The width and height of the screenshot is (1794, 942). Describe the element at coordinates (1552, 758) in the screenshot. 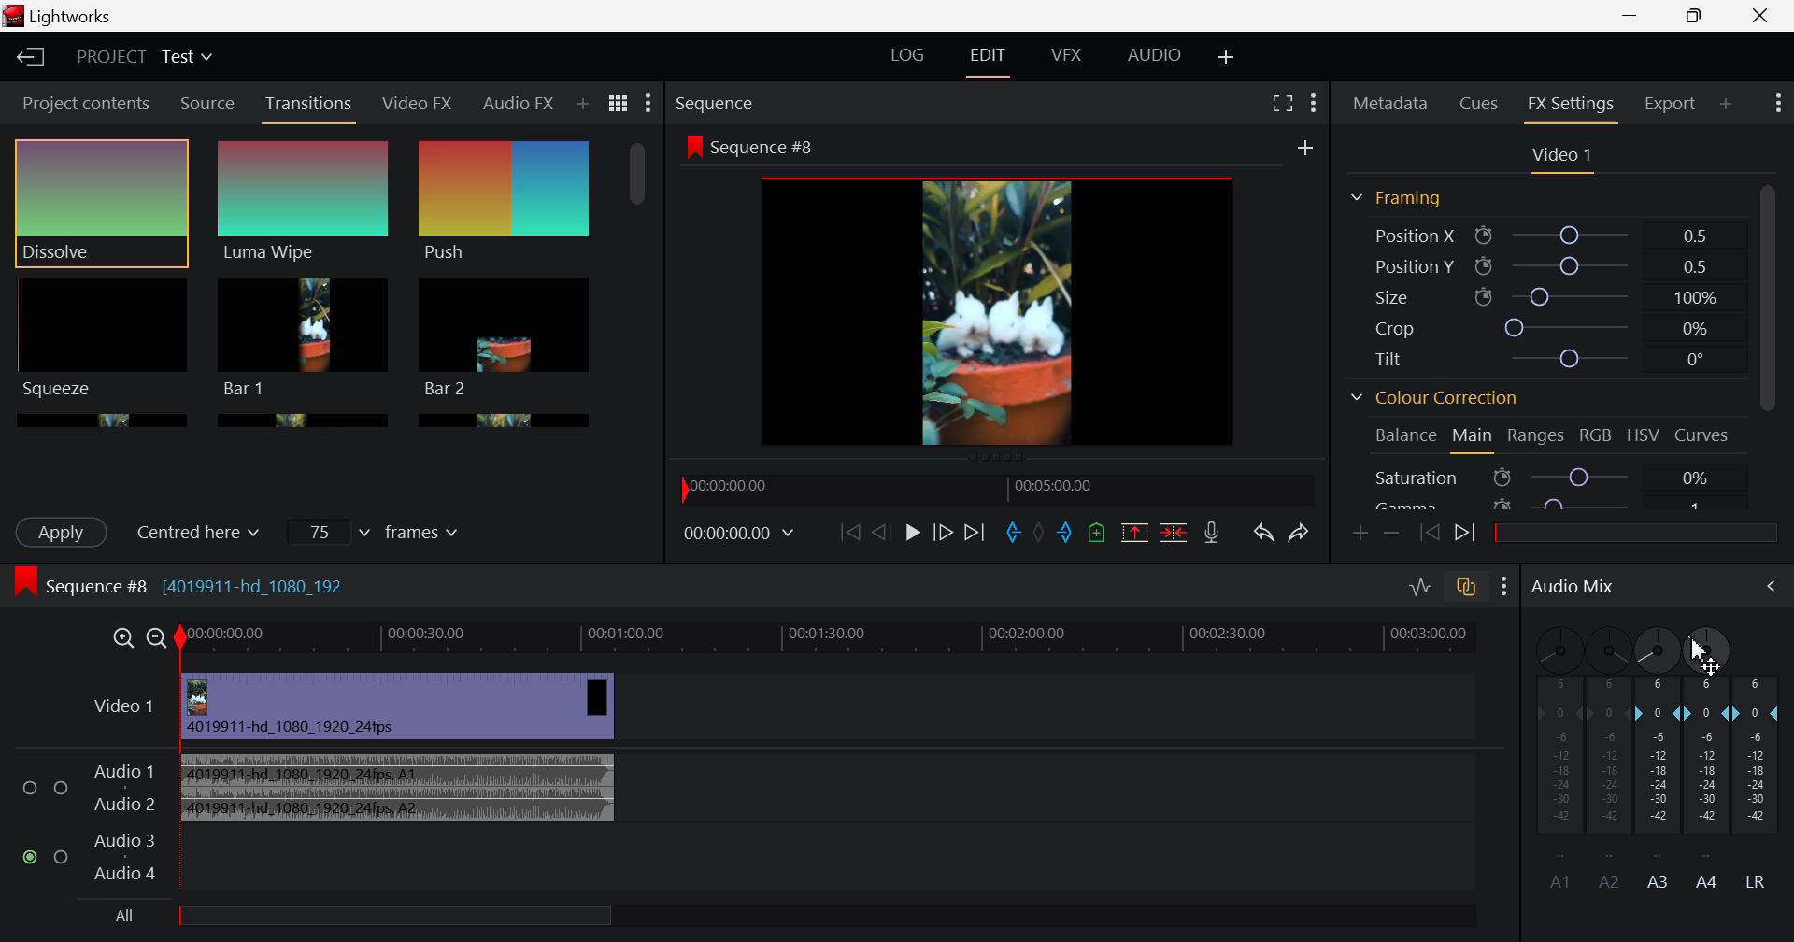

I see `A1 Channel disabled` at that location.